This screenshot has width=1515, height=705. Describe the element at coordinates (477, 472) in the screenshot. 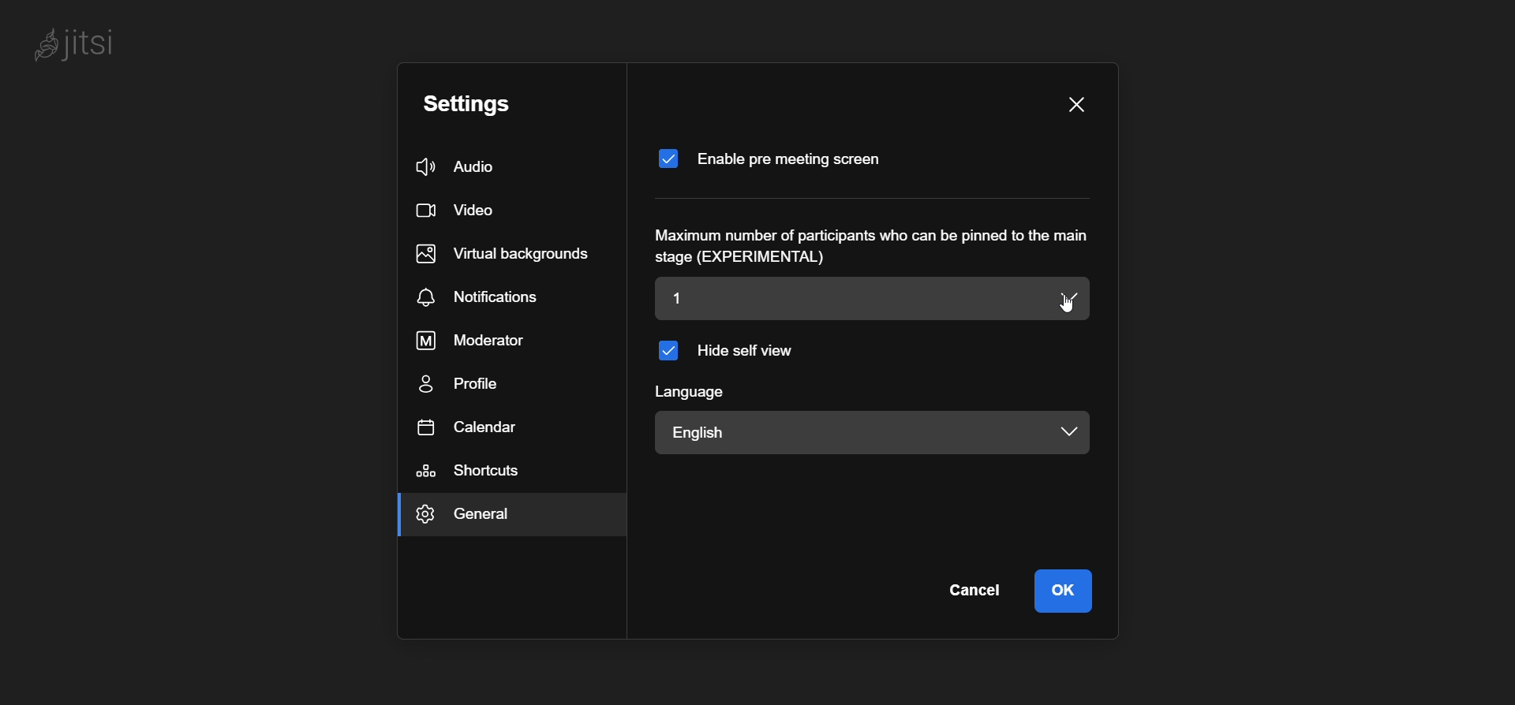

I see `shortcuts` at that location.